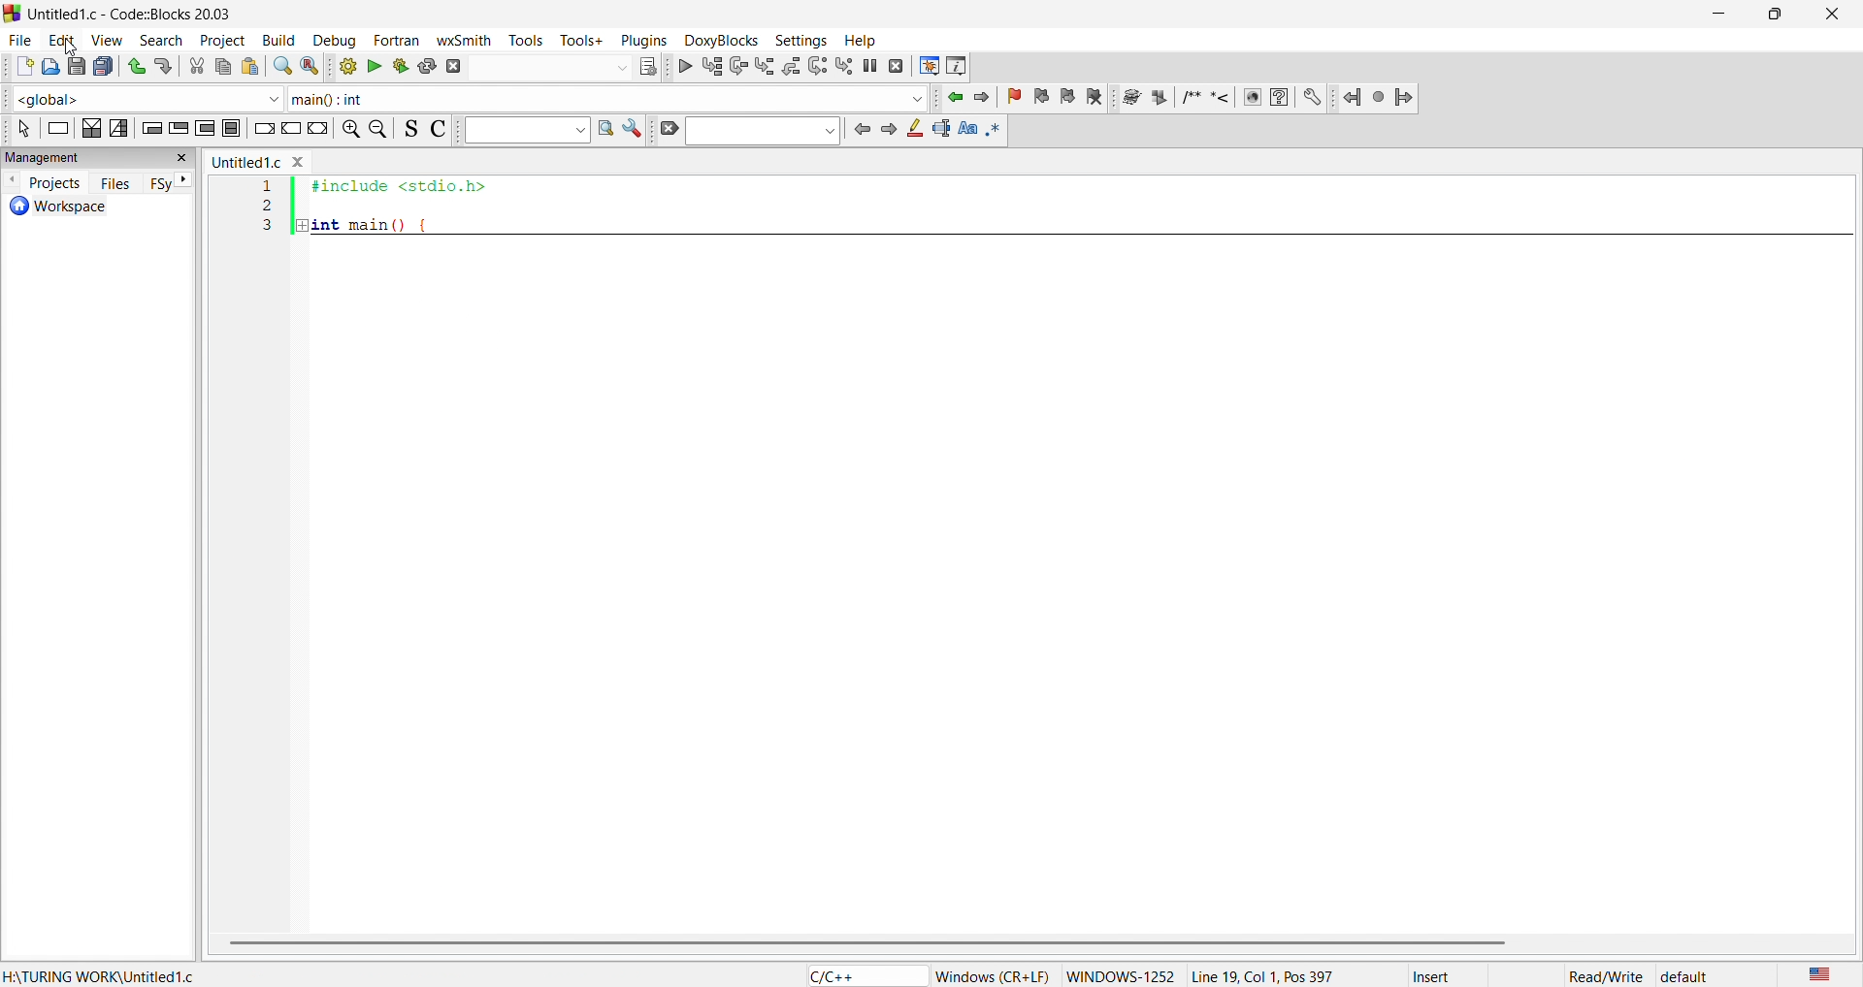 Image resolution: width=1863 pixels, height=987 pixels. I want to click on entry condition loop, so click(148, 127).